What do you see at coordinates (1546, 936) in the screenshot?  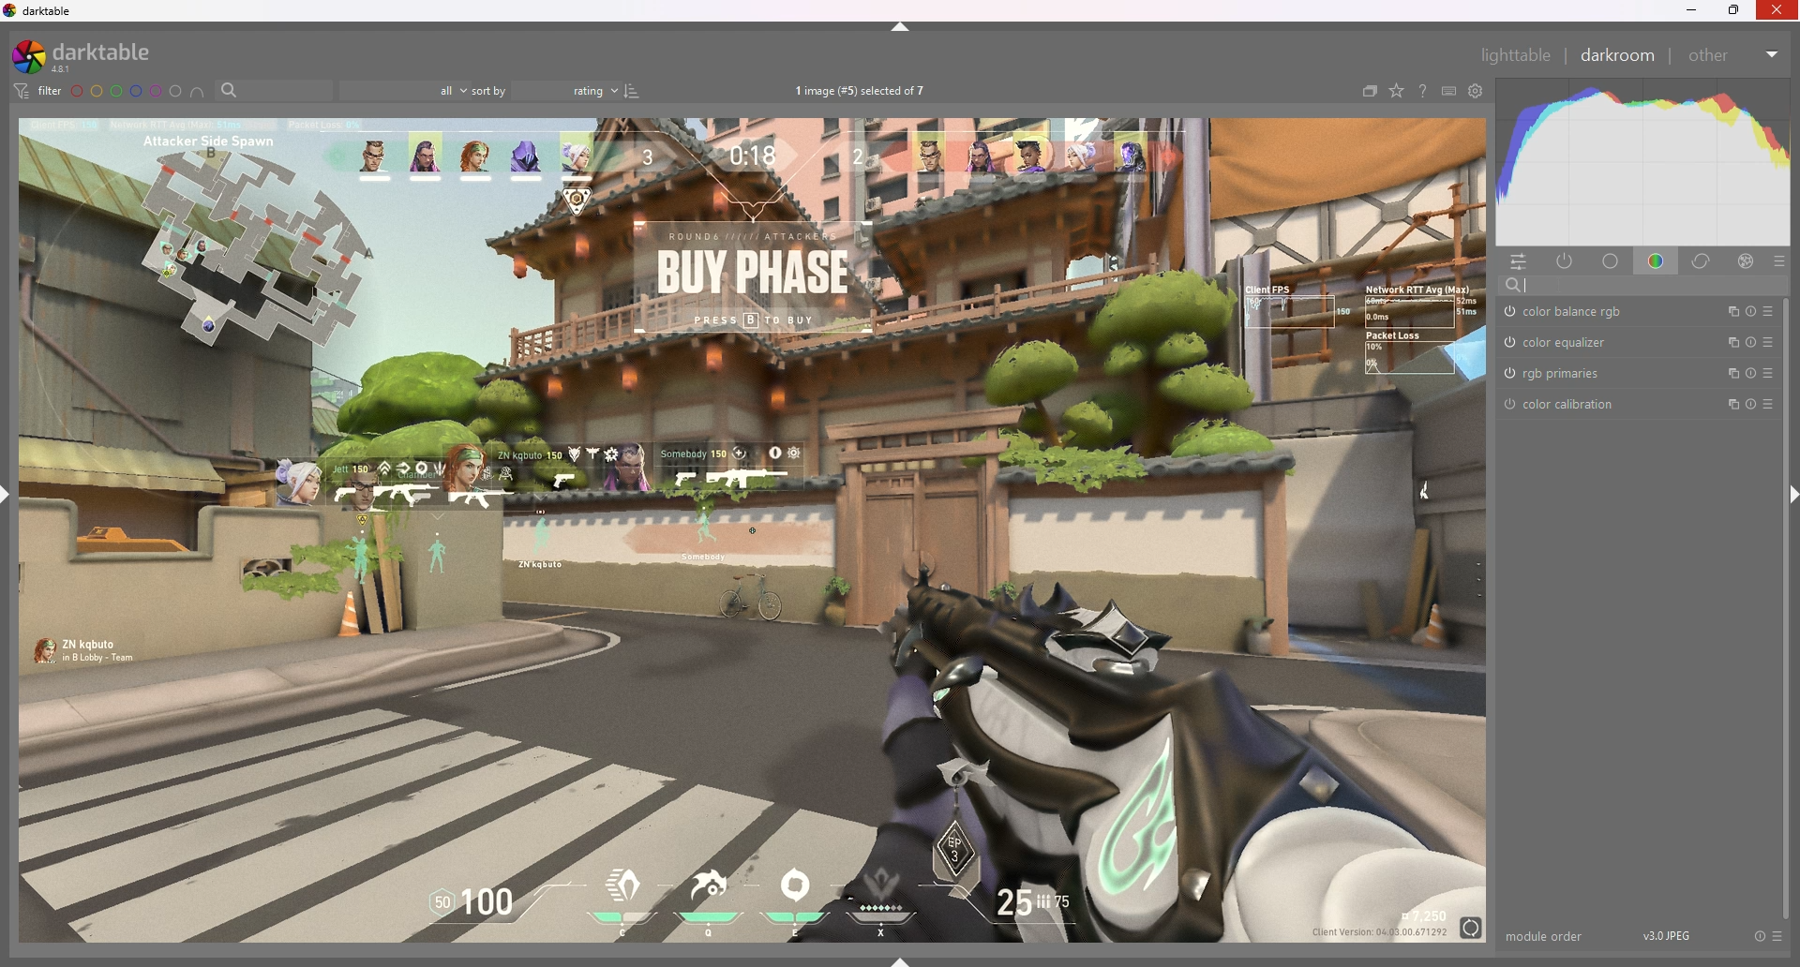 I see `module order` at bounding box center [1546, 936].